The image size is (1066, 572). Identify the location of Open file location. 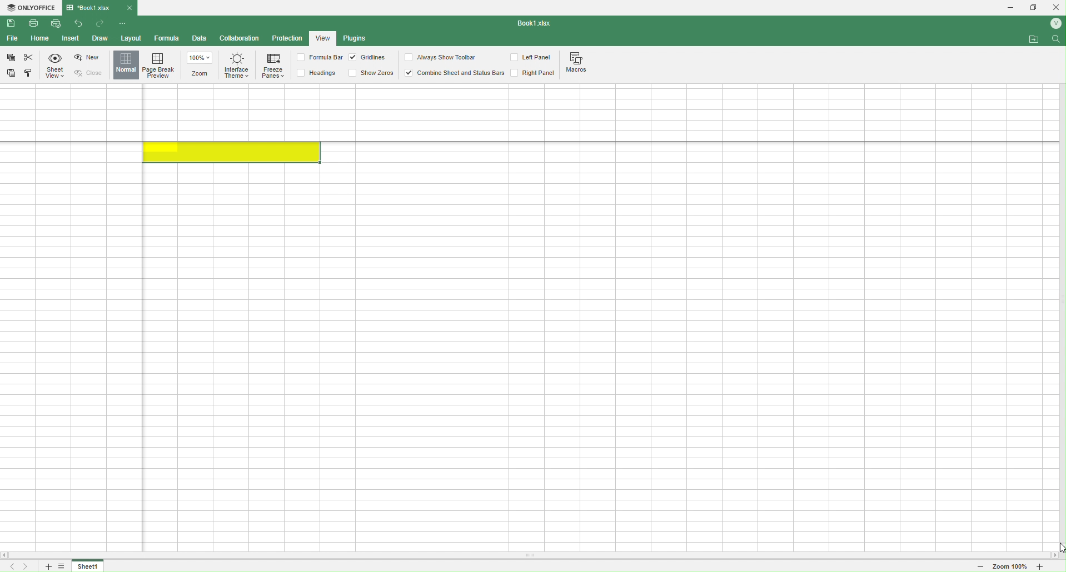
(1034, 39).